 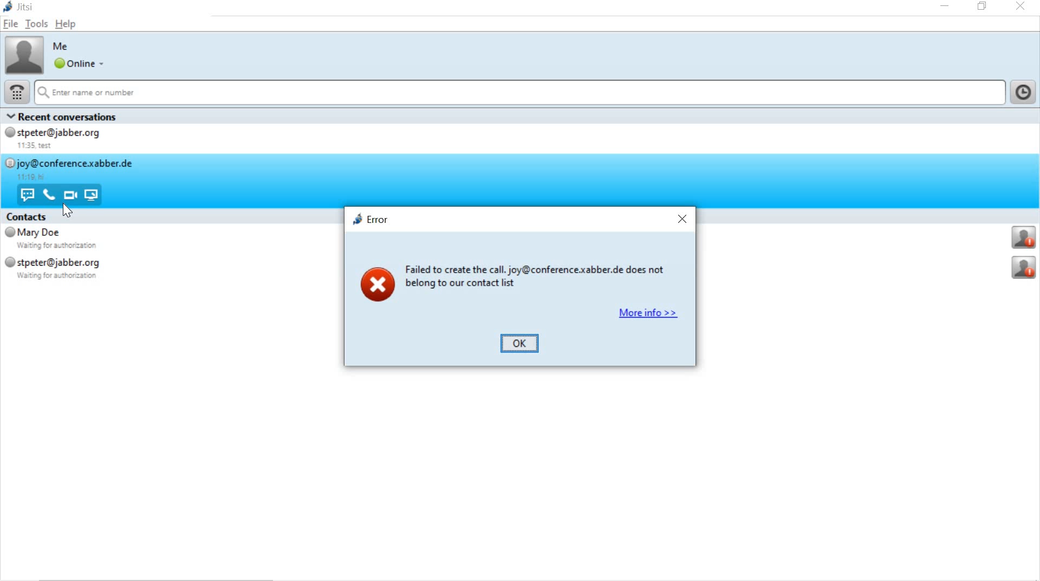 I want to click on Mary Doe, so click(x=32, y=233).